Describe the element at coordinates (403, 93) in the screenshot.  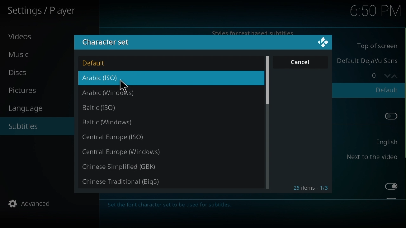
I see `Scroll bar` at that location.